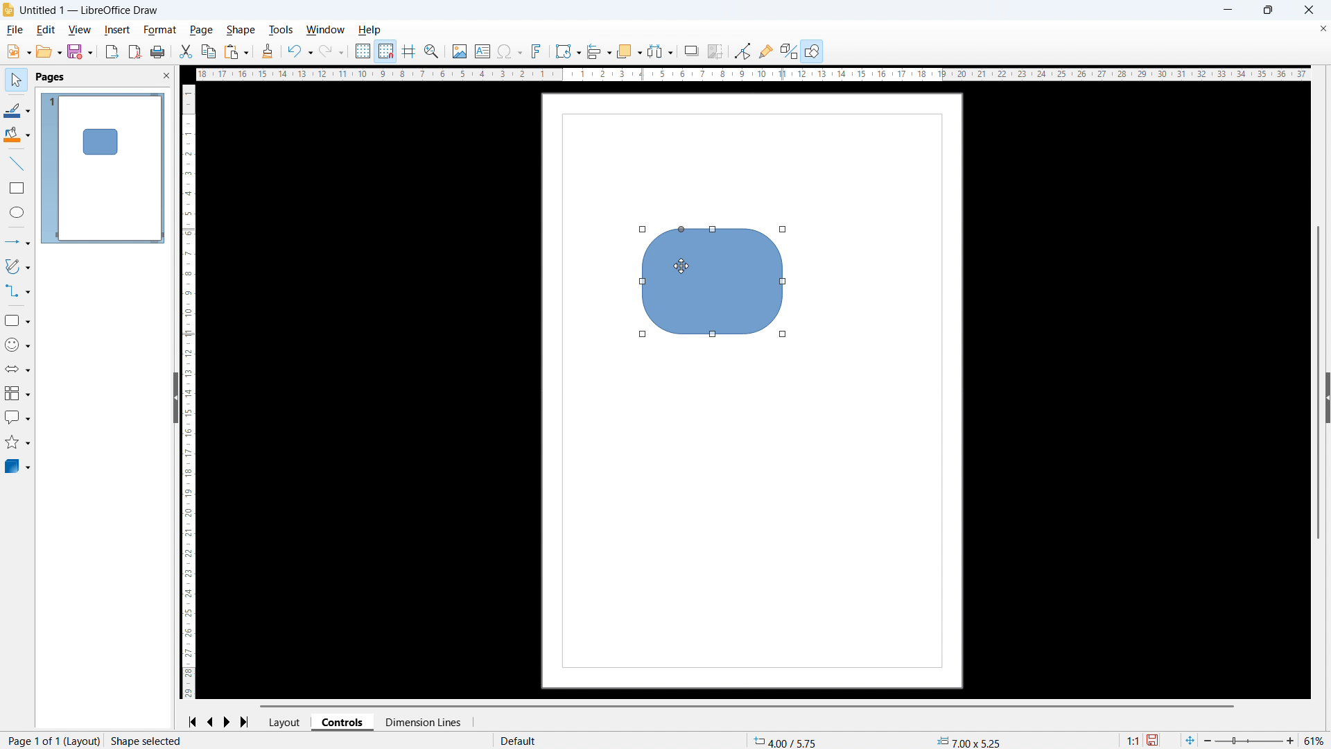 The height and width of the screenshot is (749, 1331). I want to click on Ellipse , so click(17, 212).